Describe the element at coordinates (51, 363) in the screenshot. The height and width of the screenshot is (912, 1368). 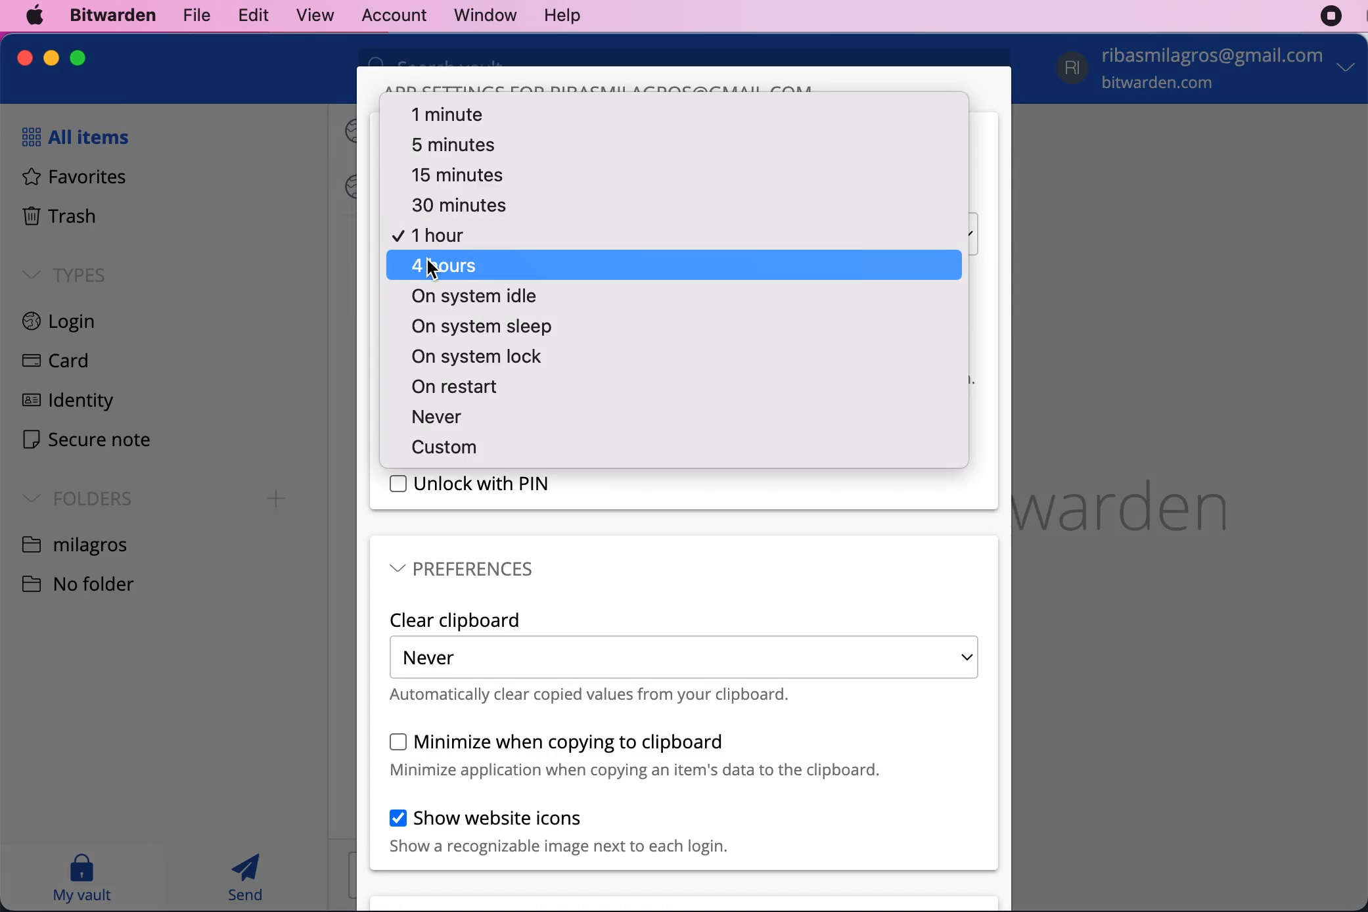
I see `card` at that location.